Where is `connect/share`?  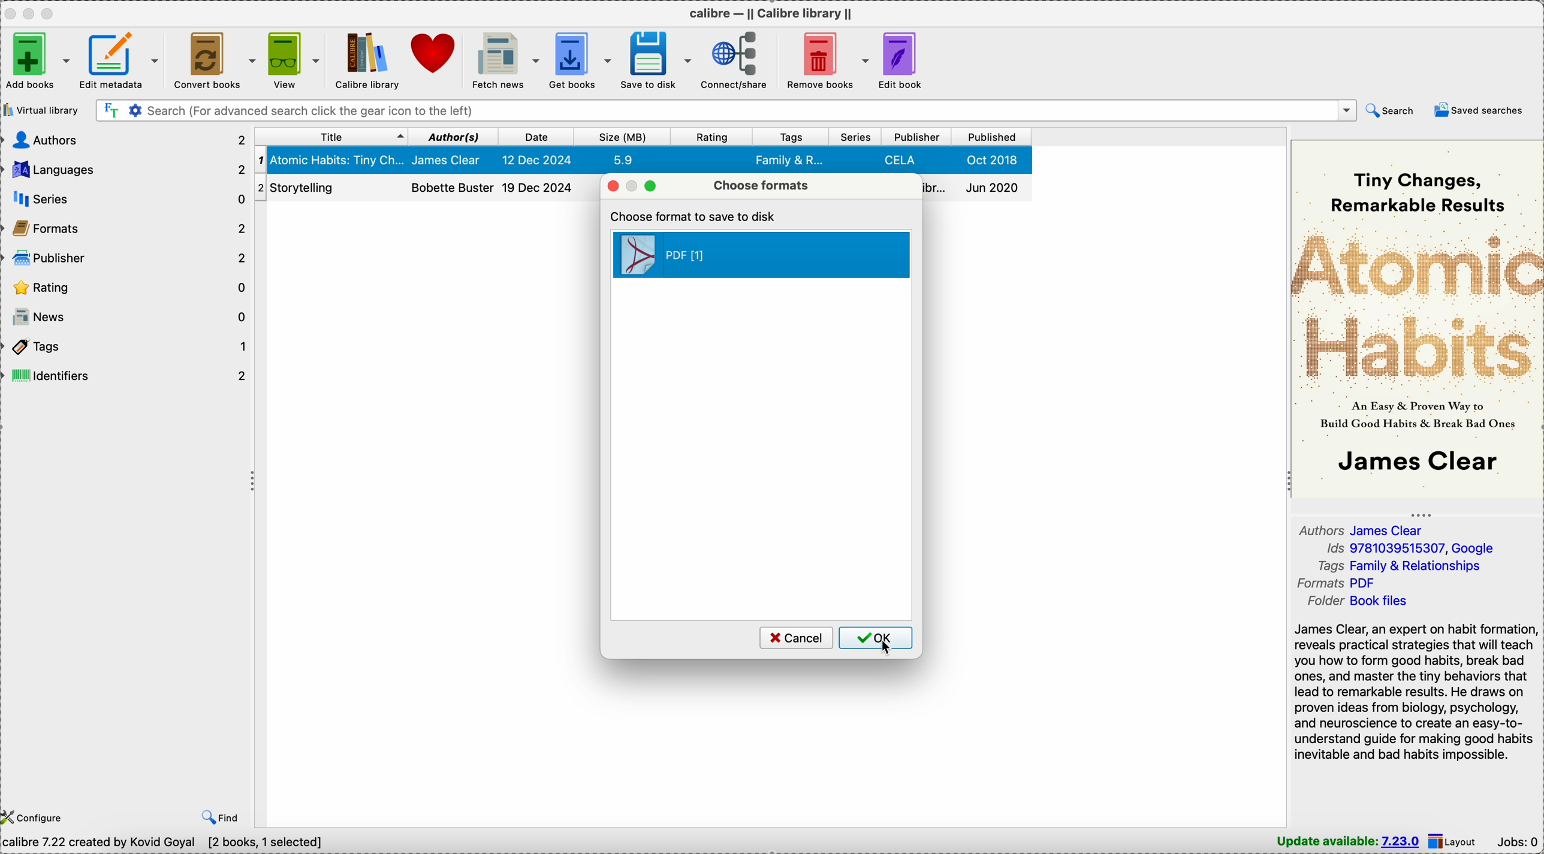
connect/share is located at coordinates (731, 60).